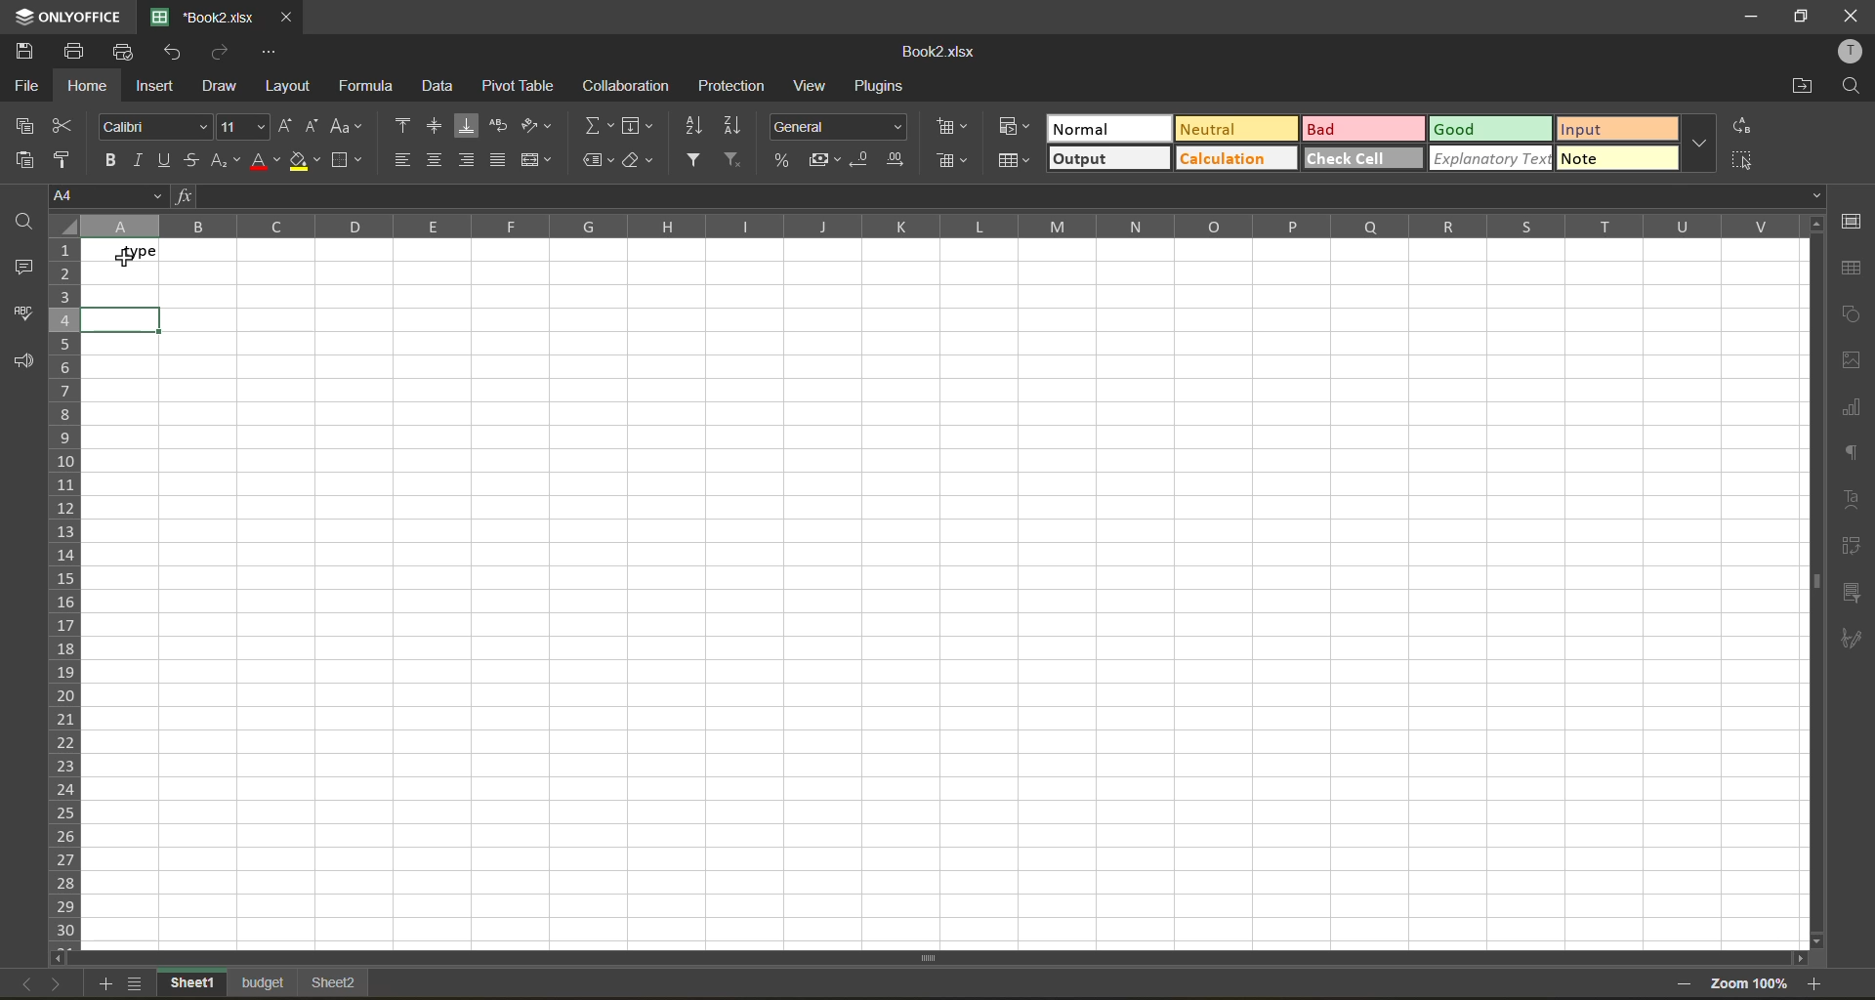 The image size is (1875, 1000). Describe the element at coordinates (1613, 160) in the screenshot. I see `more` at that location.